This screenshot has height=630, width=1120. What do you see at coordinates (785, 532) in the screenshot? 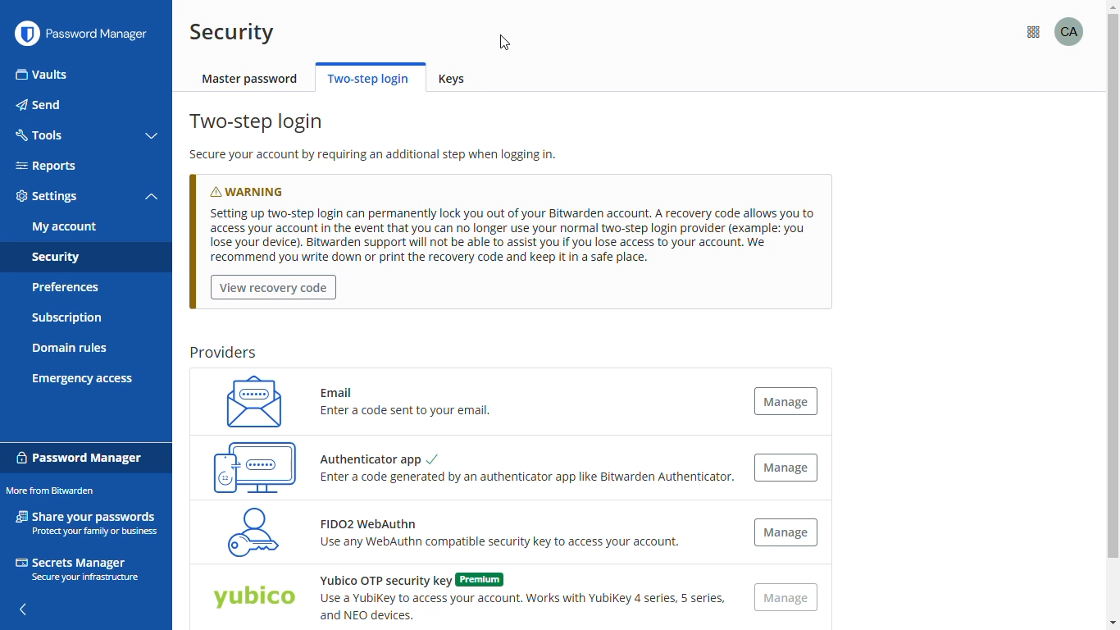
I see `manage` at bounding box center [785, 532].